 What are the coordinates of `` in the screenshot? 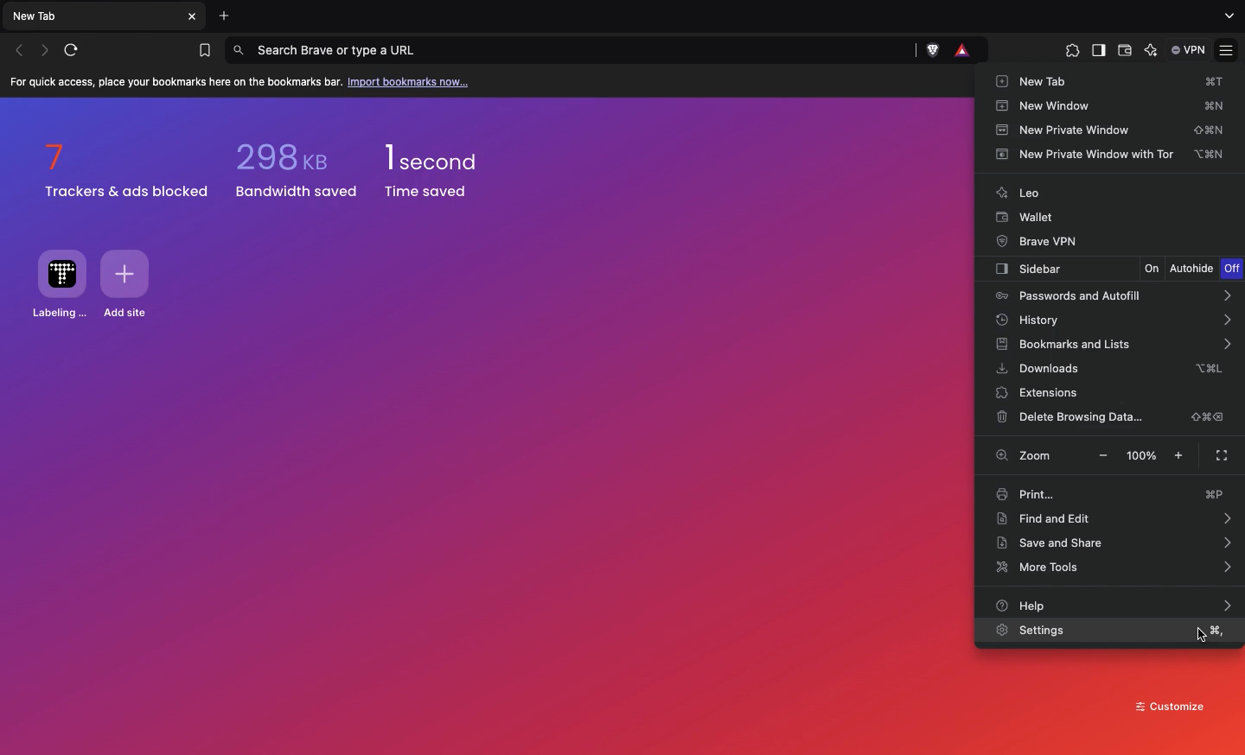 It's located at (195, 16).